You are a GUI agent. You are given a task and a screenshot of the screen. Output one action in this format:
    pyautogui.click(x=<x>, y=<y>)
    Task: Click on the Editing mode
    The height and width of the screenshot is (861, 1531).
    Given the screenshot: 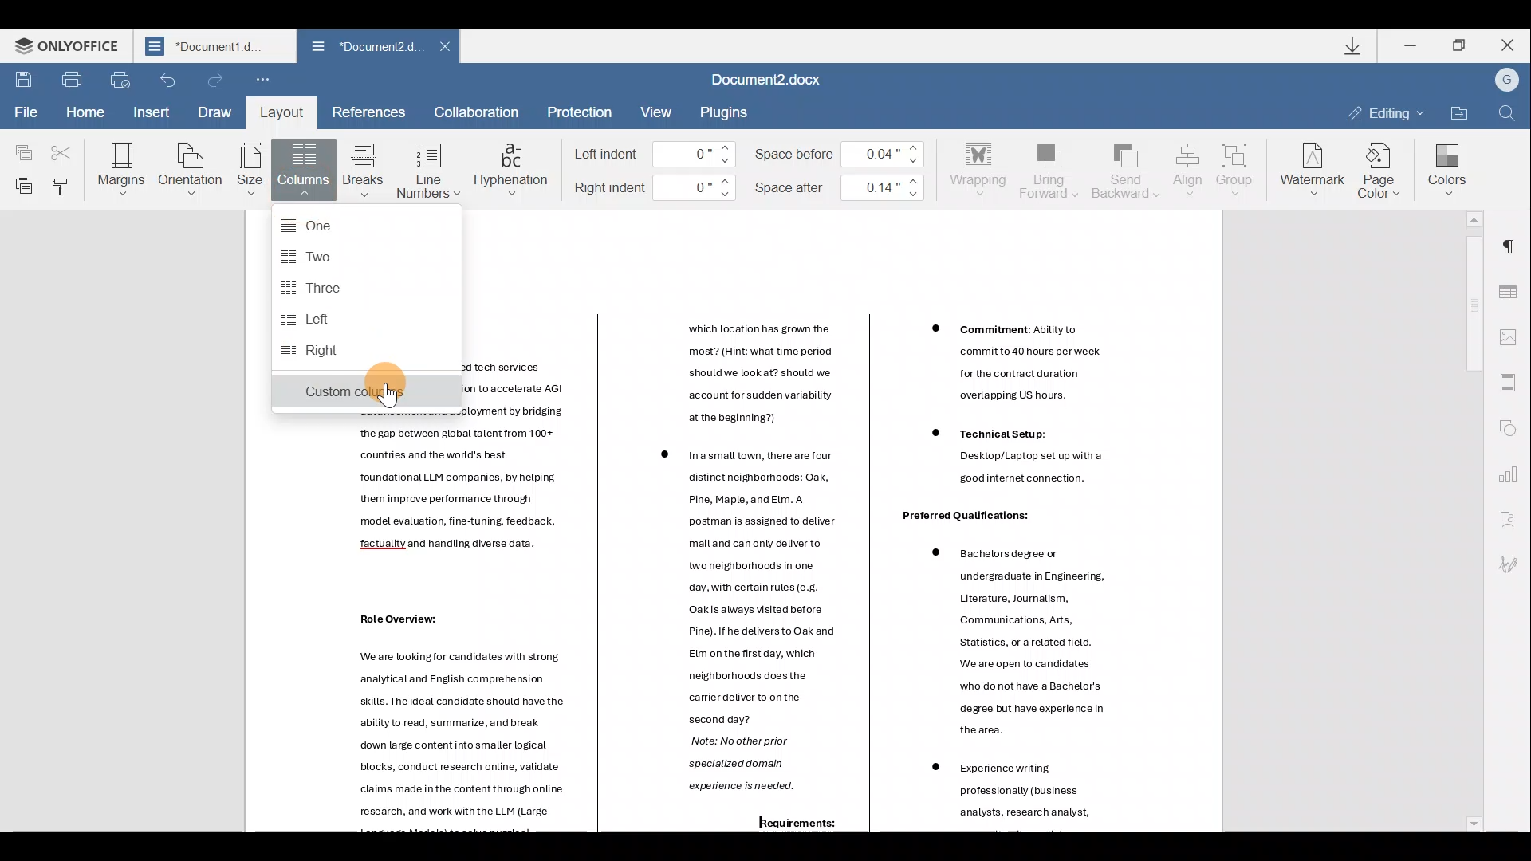 What is the action you would take?
    pyautogui.click(x=1384, y=112)
    